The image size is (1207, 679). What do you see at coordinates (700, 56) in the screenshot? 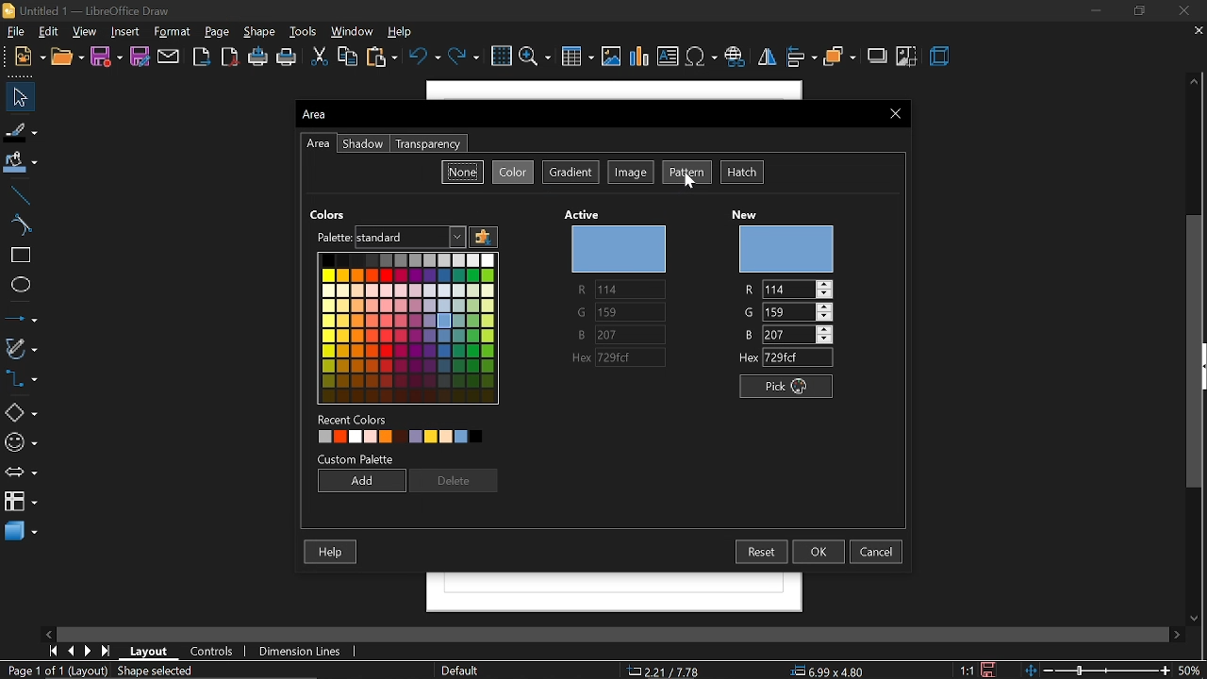
I see `insert symbol` at bounding box center [700, 56].